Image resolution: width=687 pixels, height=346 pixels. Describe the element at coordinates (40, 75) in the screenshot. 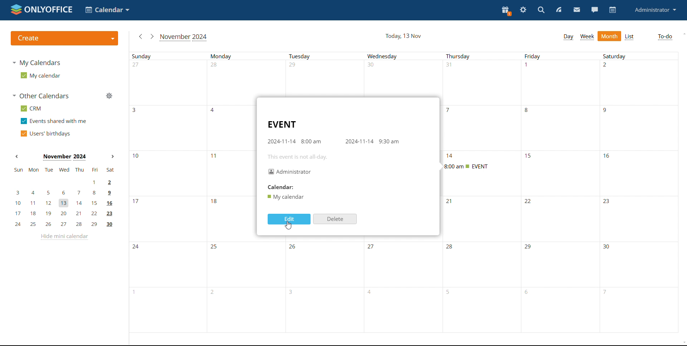

I see `my calendar` at that location.